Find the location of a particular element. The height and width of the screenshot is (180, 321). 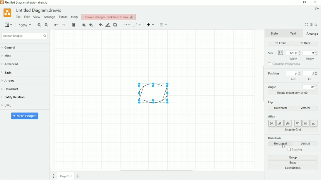

Horizontal is located at coordinates (281, 108).